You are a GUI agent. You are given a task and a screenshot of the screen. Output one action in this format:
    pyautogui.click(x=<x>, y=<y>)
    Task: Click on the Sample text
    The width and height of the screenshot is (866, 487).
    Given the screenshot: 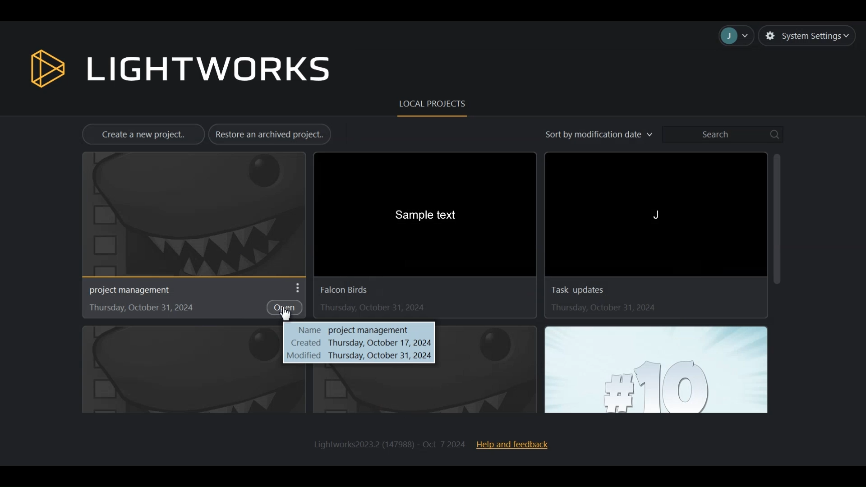 What is the action you would take?
    pyautogui.click(x=426, y=215)
    